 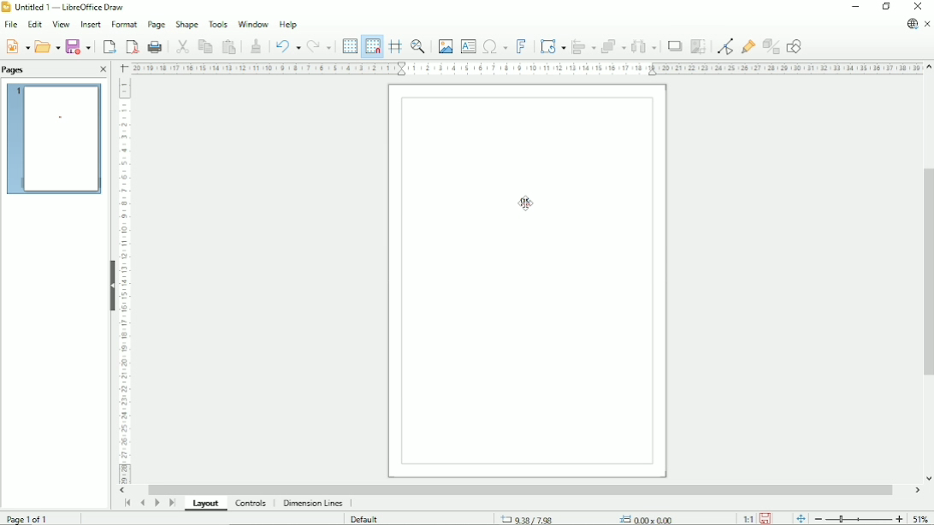 I want to click on 9.38x7.98, so click(x=528, y=518).